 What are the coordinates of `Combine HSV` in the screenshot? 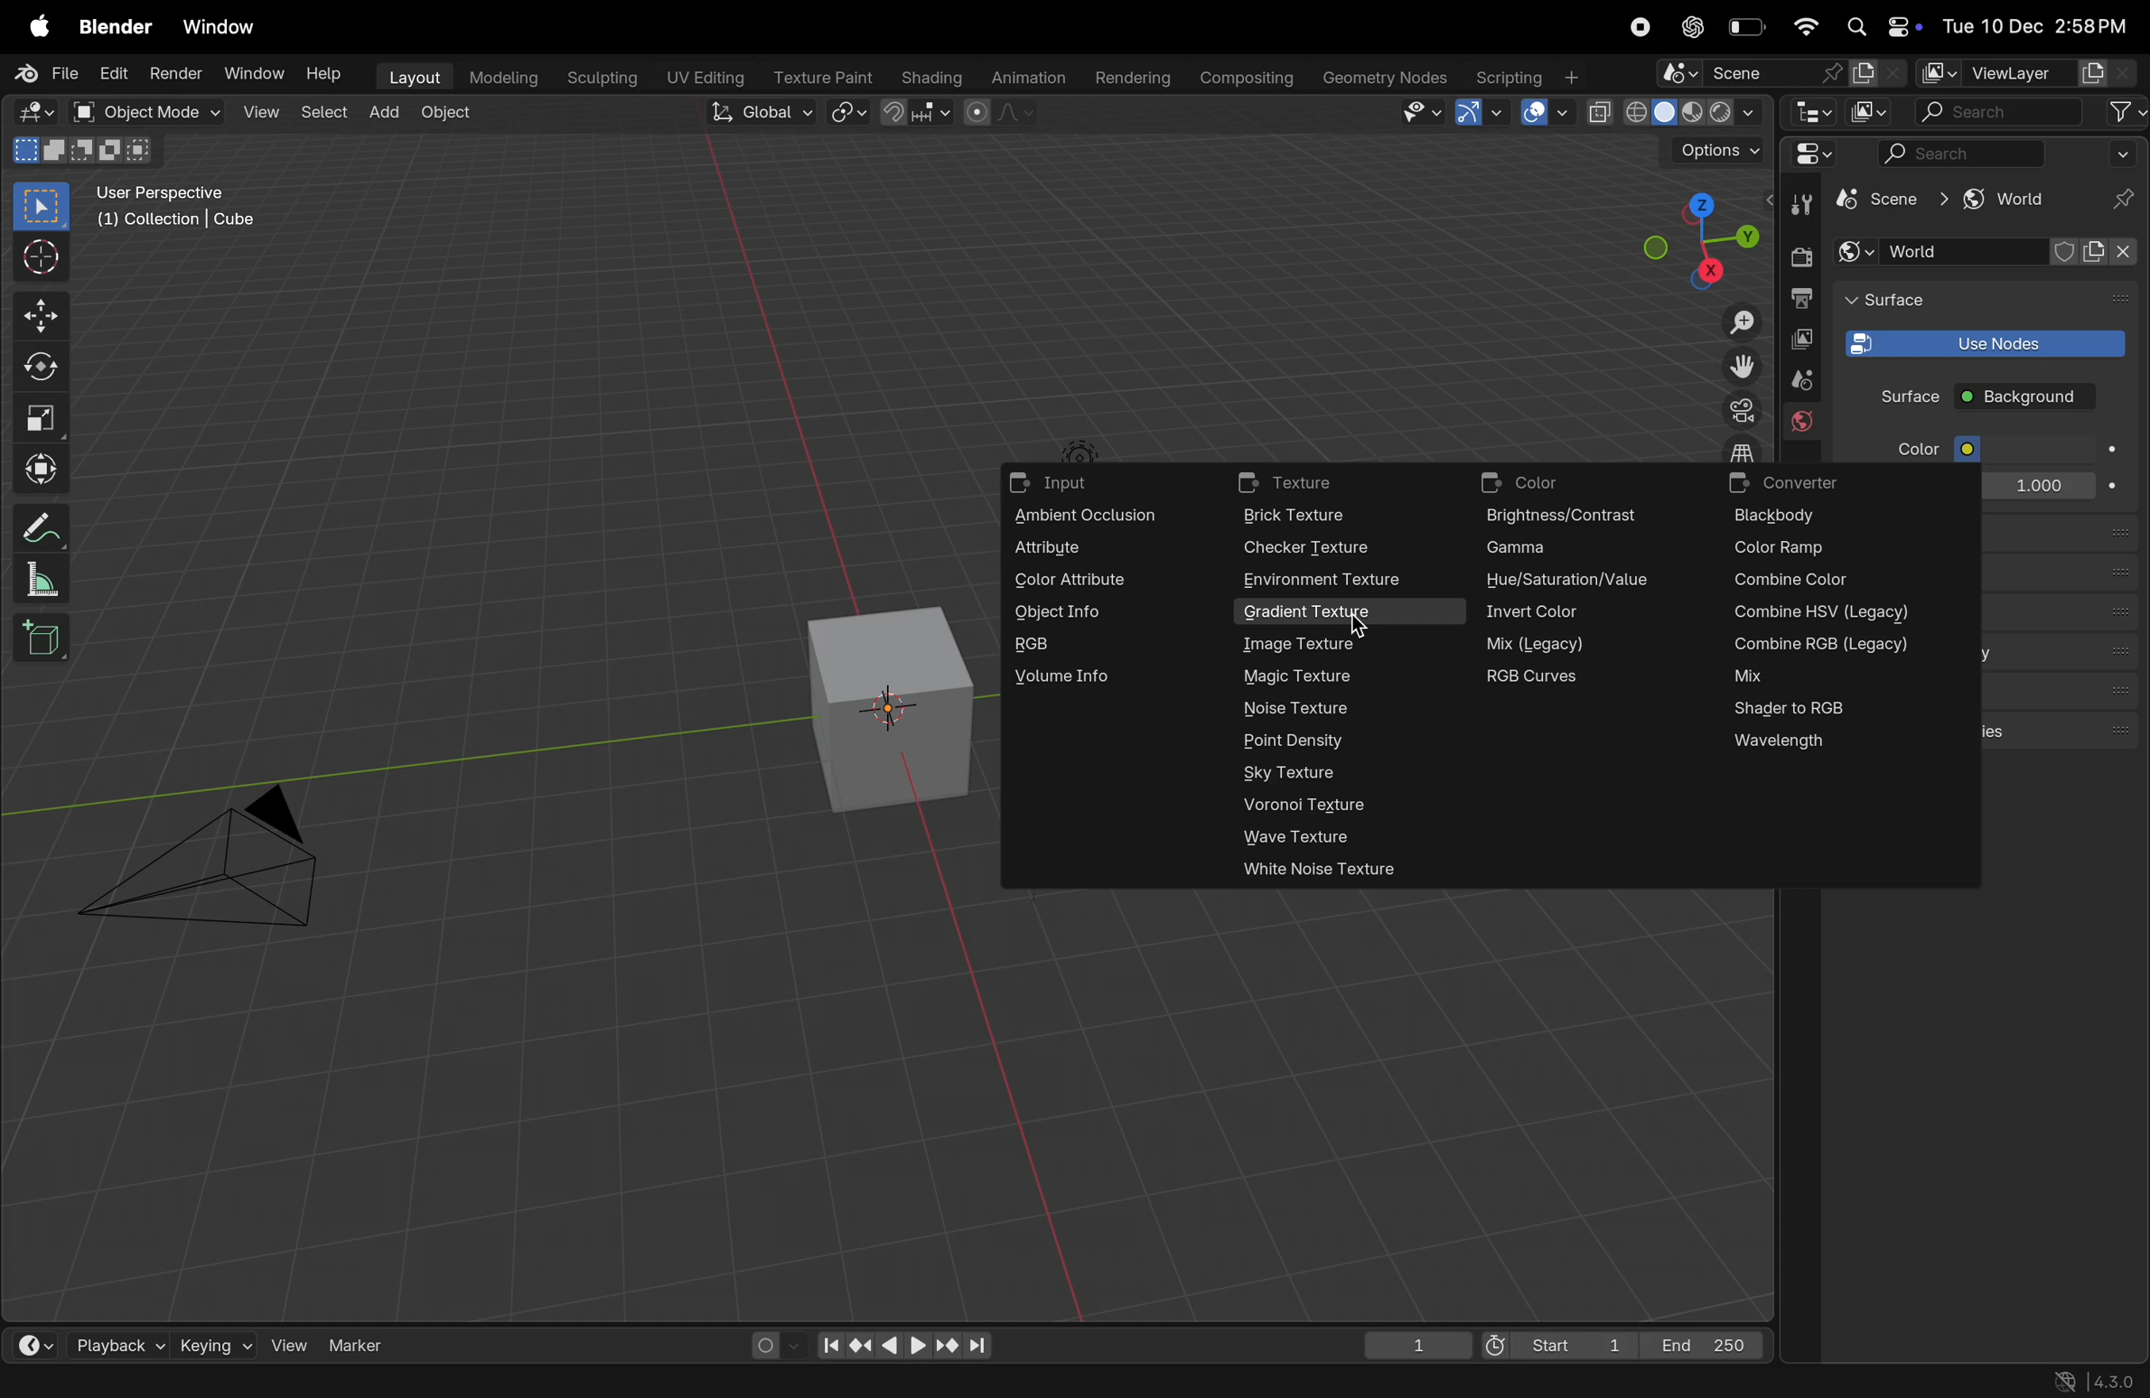 It's located at (1823, 615).